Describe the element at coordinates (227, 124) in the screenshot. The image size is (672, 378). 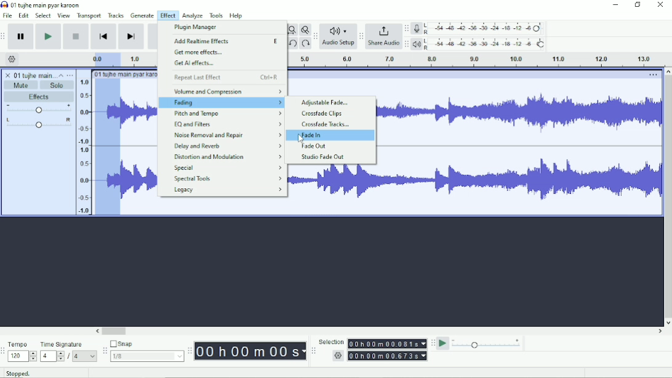
I see `EQ and Filters` at that location.